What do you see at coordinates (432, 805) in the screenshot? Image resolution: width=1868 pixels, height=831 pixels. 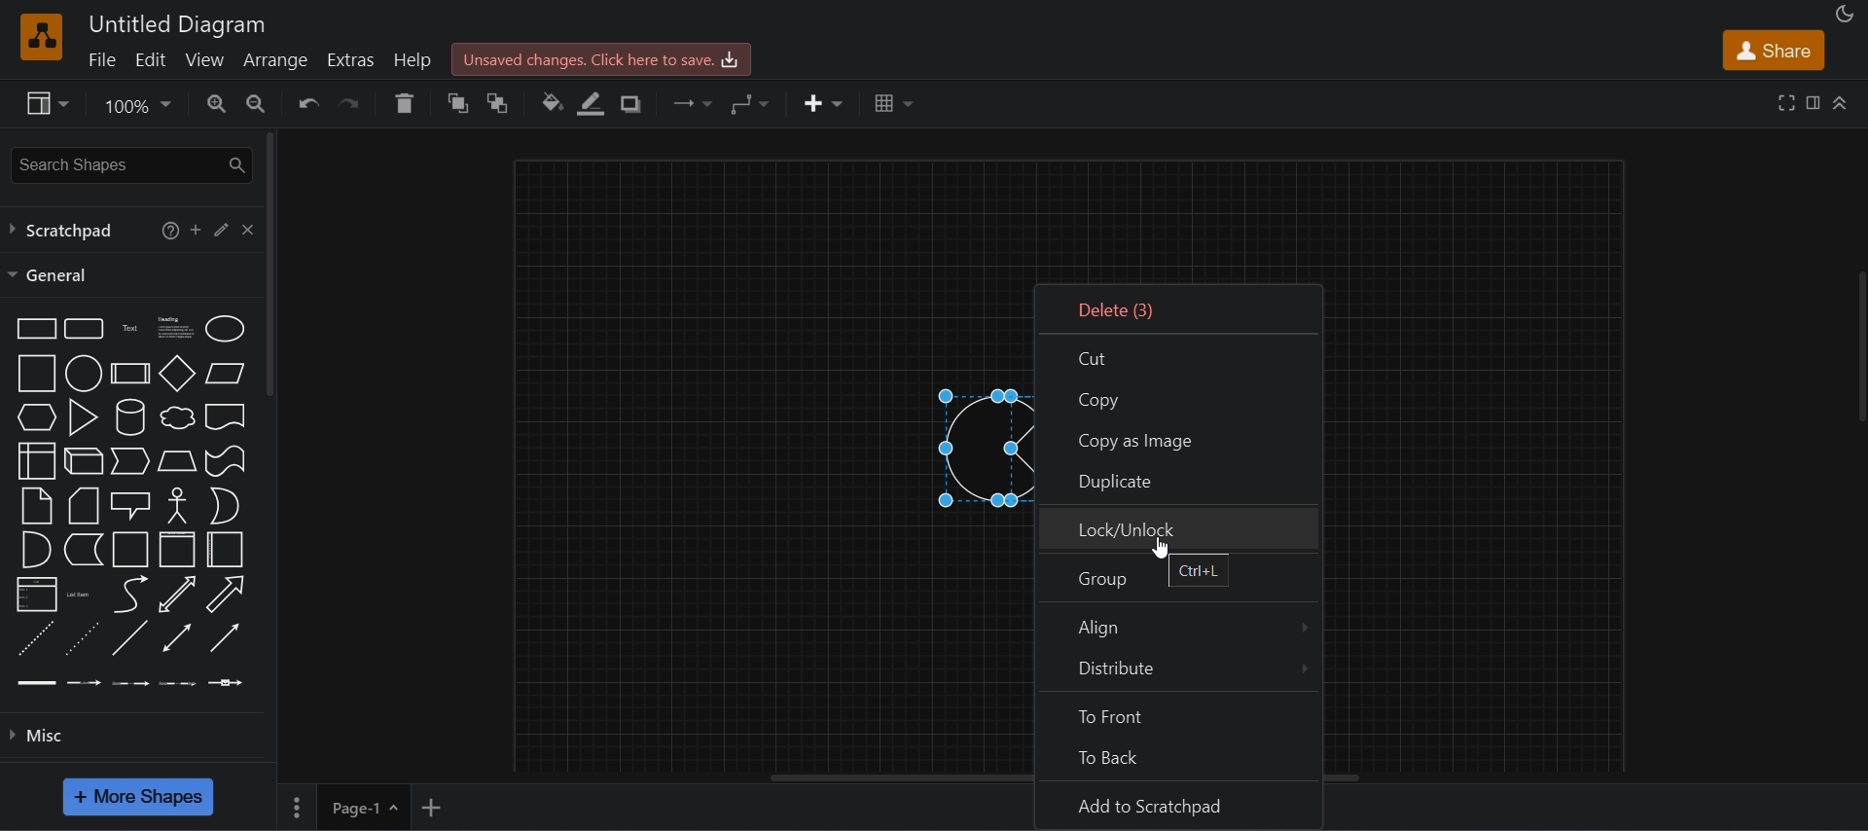 I see `add new page` at bounding box center [432, 805].